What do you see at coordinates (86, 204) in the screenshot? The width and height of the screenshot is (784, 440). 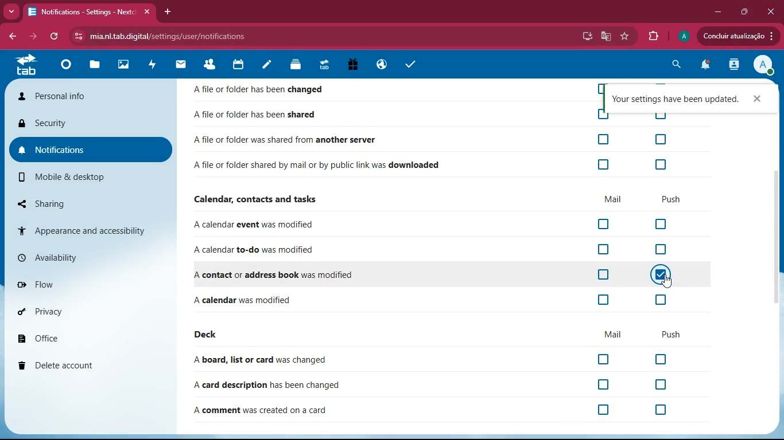 I see `sharing` at bounding box center [86, 204].